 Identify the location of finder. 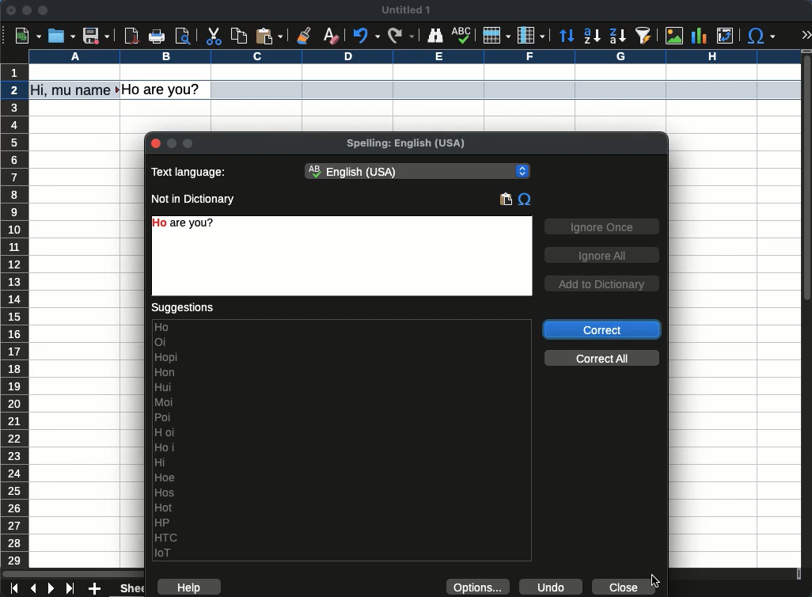
(435, 36).